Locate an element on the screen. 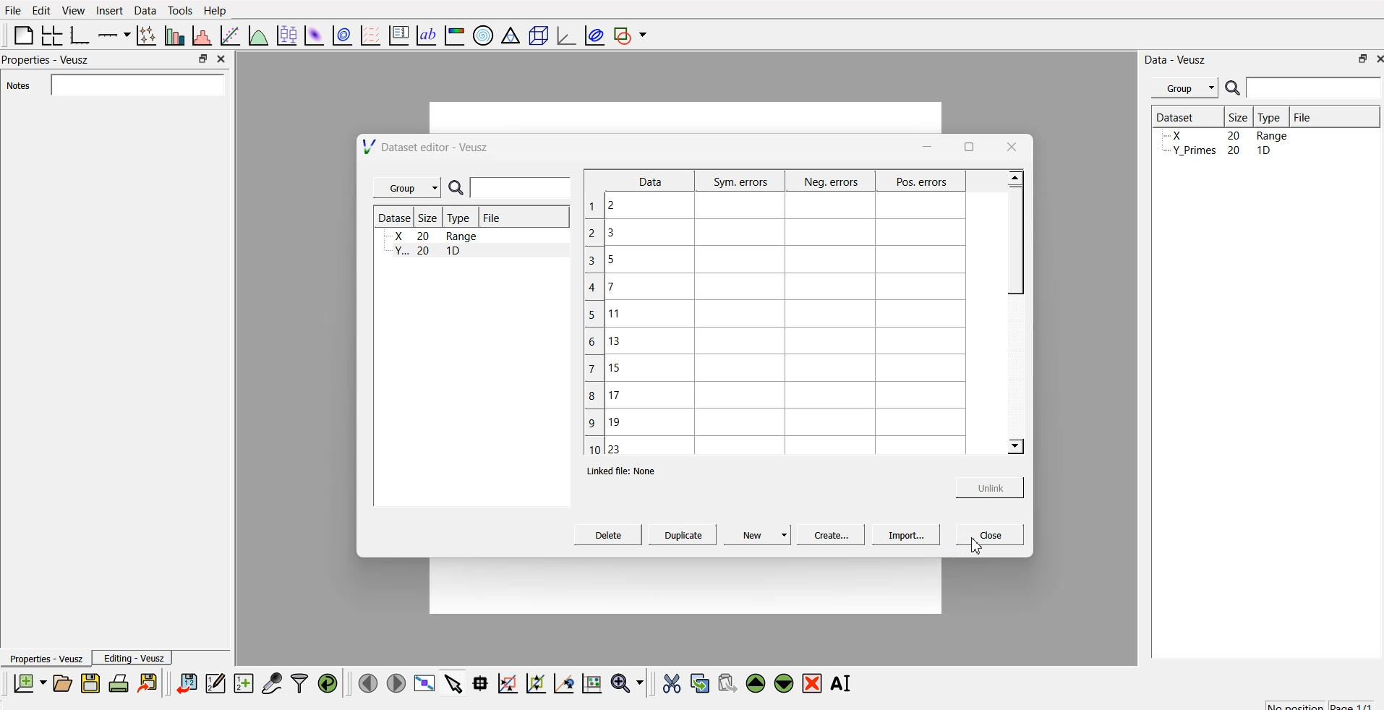 The width and height of the screenshot is (1384, 710). Duplicate is located at coordinates (681, 536).